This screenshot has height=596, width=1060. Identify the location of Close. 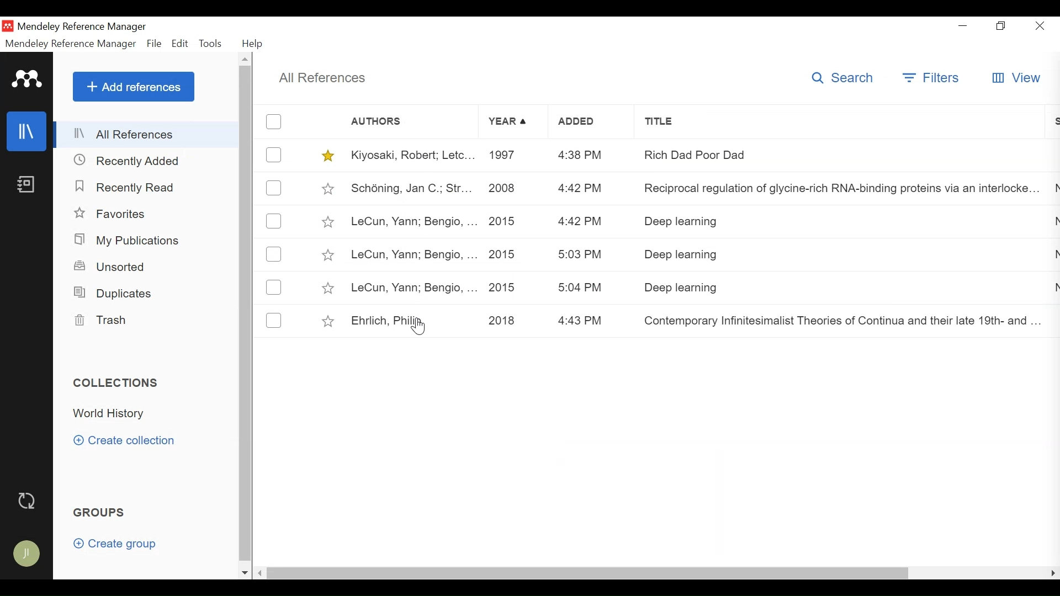
(1037, 26).